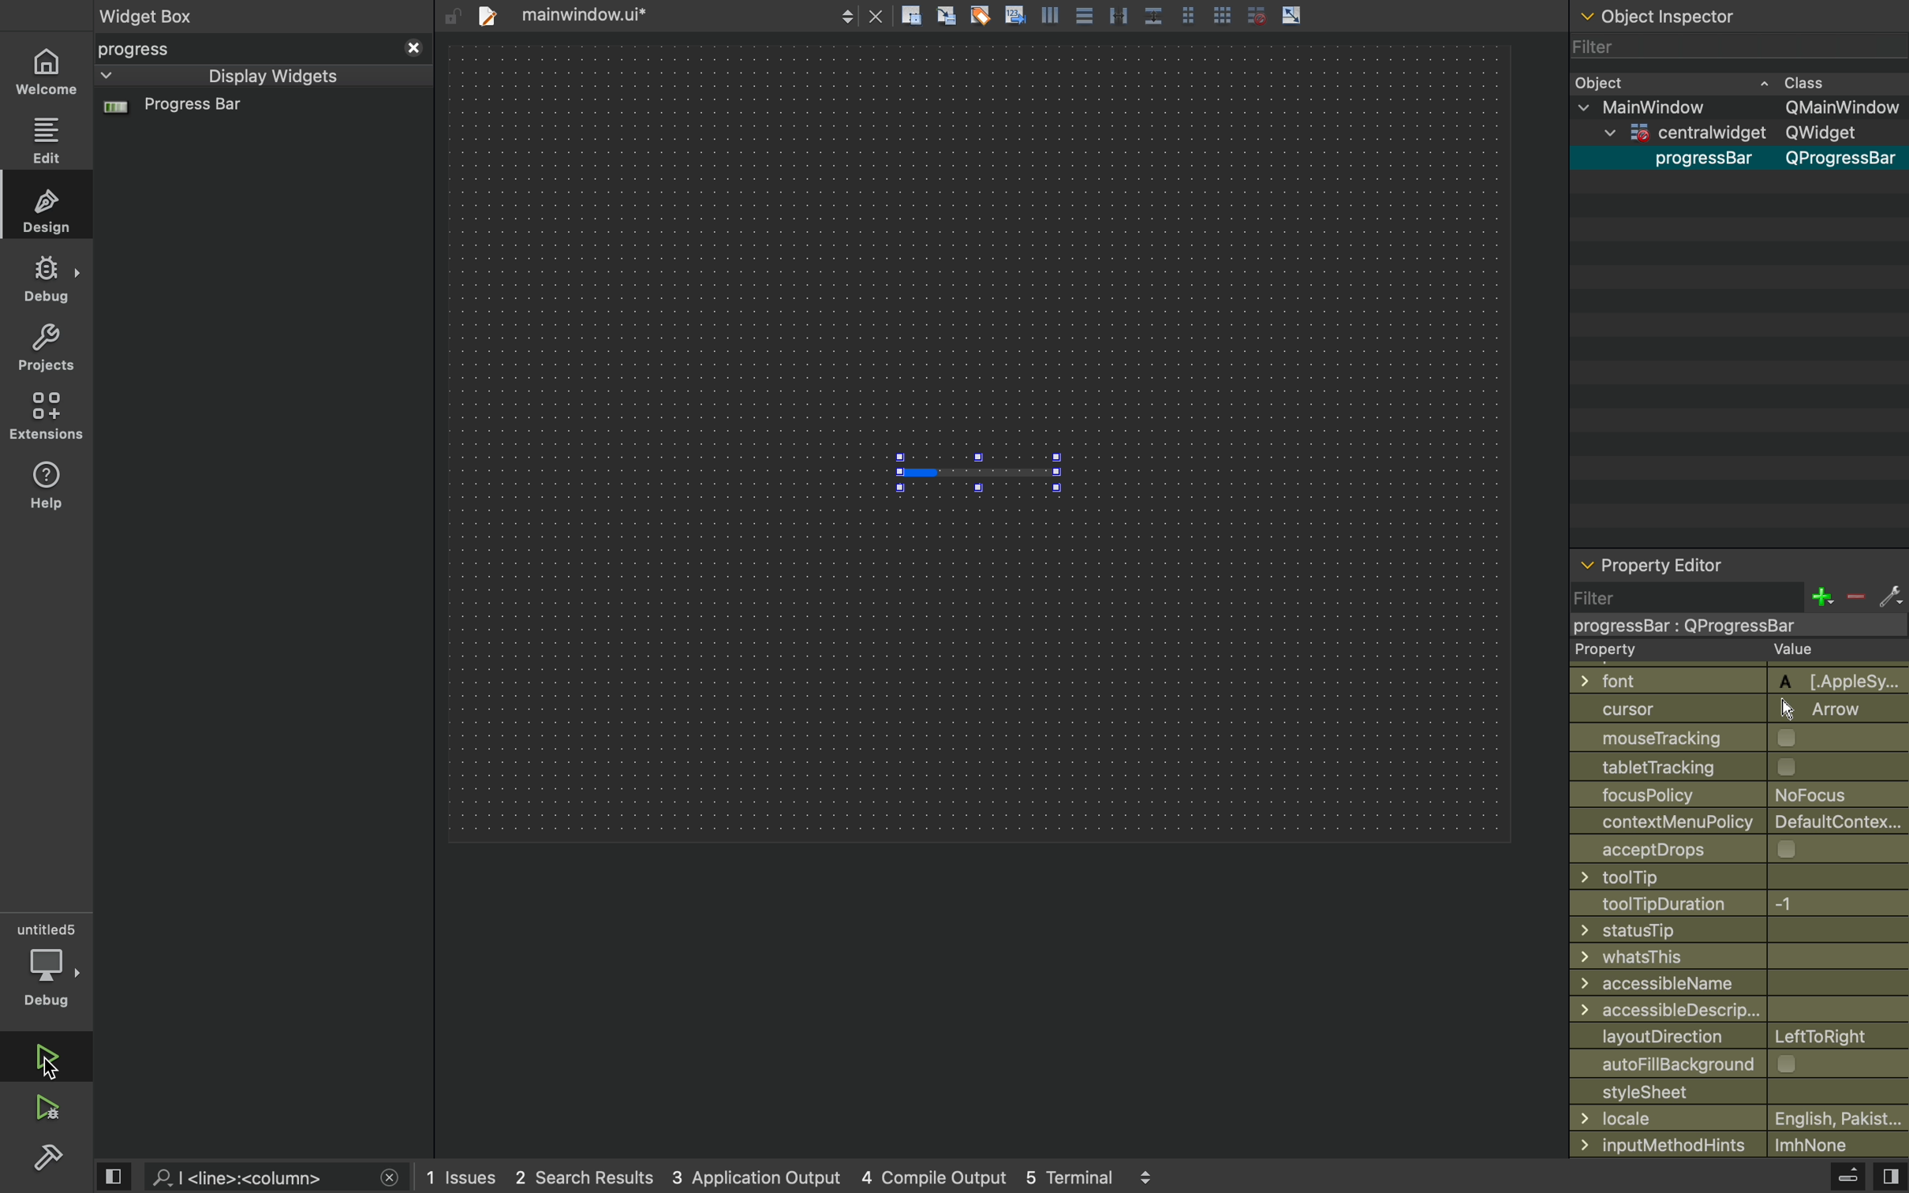 This screenshot has width=1909, height=1193. Describe the element at coordinates (1735, 1037) in the screenshot. I see `layout description` at that location.